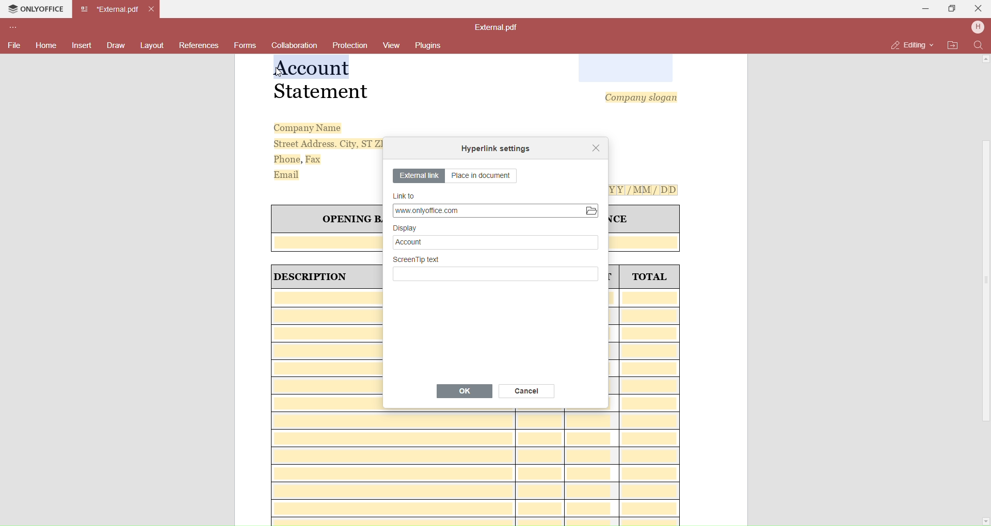 Image resolution: width=991 pixels, height=526 pixels. What do you see at coordinates (421, 259) in the screenshot?
I see `Screen tip text` at bounding box center [421, 259].